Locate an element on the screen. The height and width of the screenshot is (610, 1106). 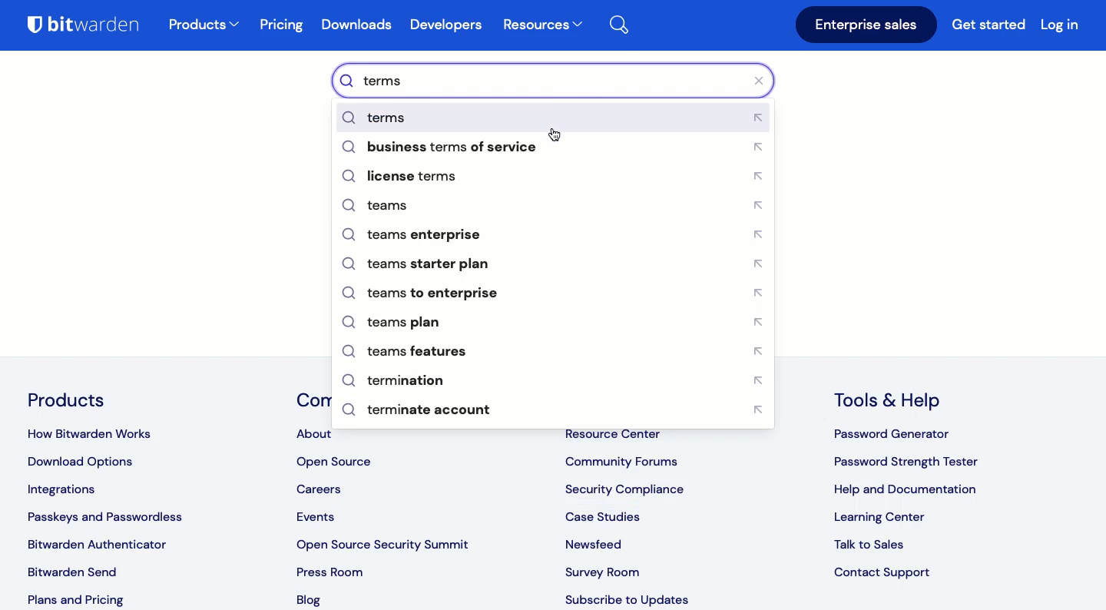
about is located at coordinates (313, 435).